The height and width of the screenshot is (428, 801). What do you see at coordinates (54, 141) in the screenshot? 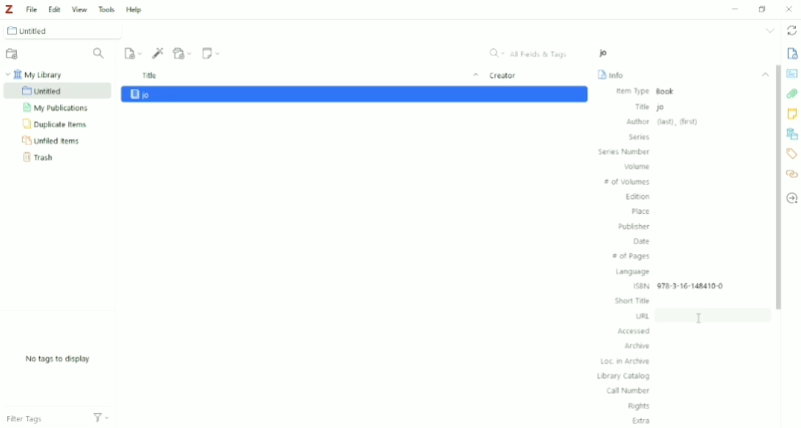
I see `Unfiled Items` at bounding box center [54, 141].